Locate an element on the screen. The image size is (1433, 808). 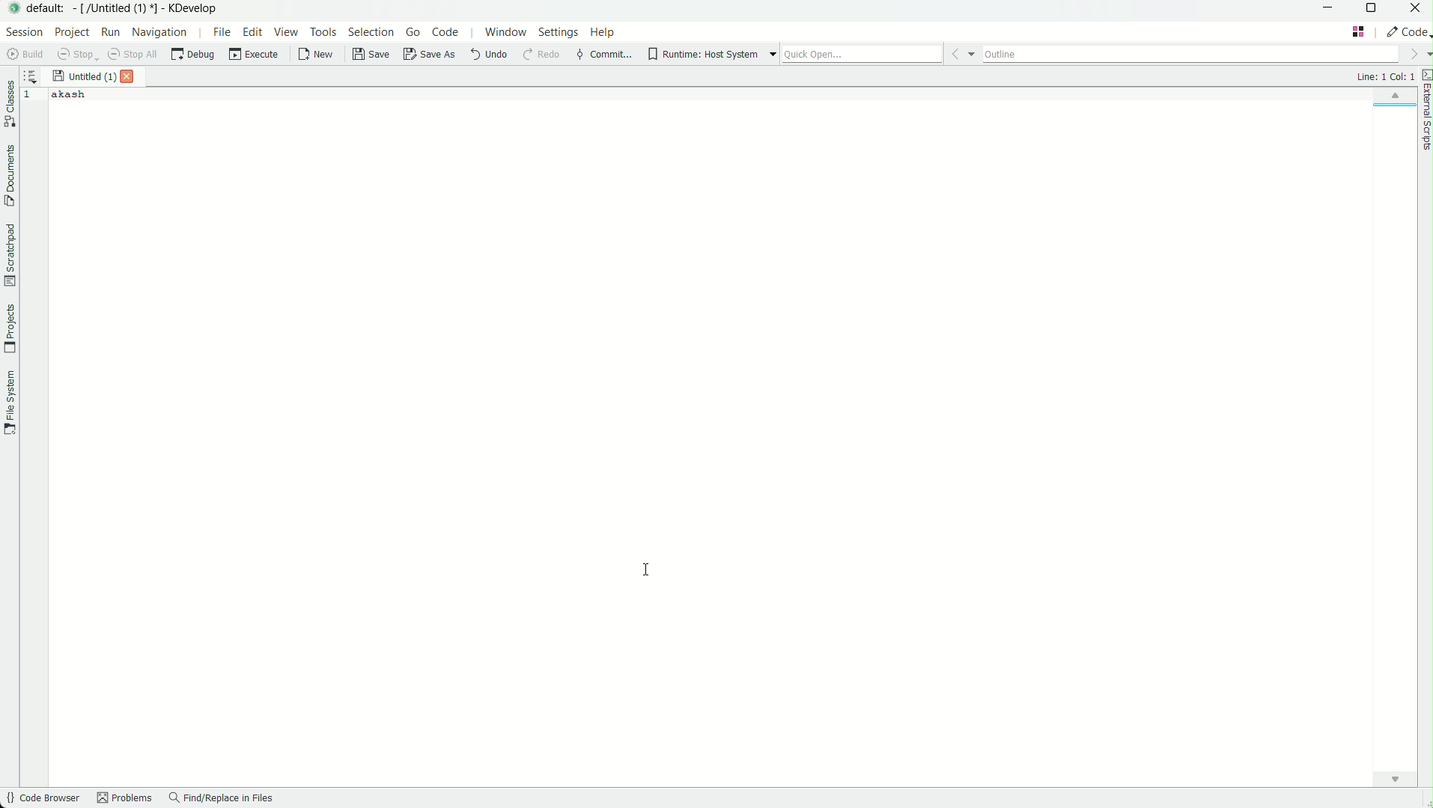
navigation menu is located at coordinates (160, 31).